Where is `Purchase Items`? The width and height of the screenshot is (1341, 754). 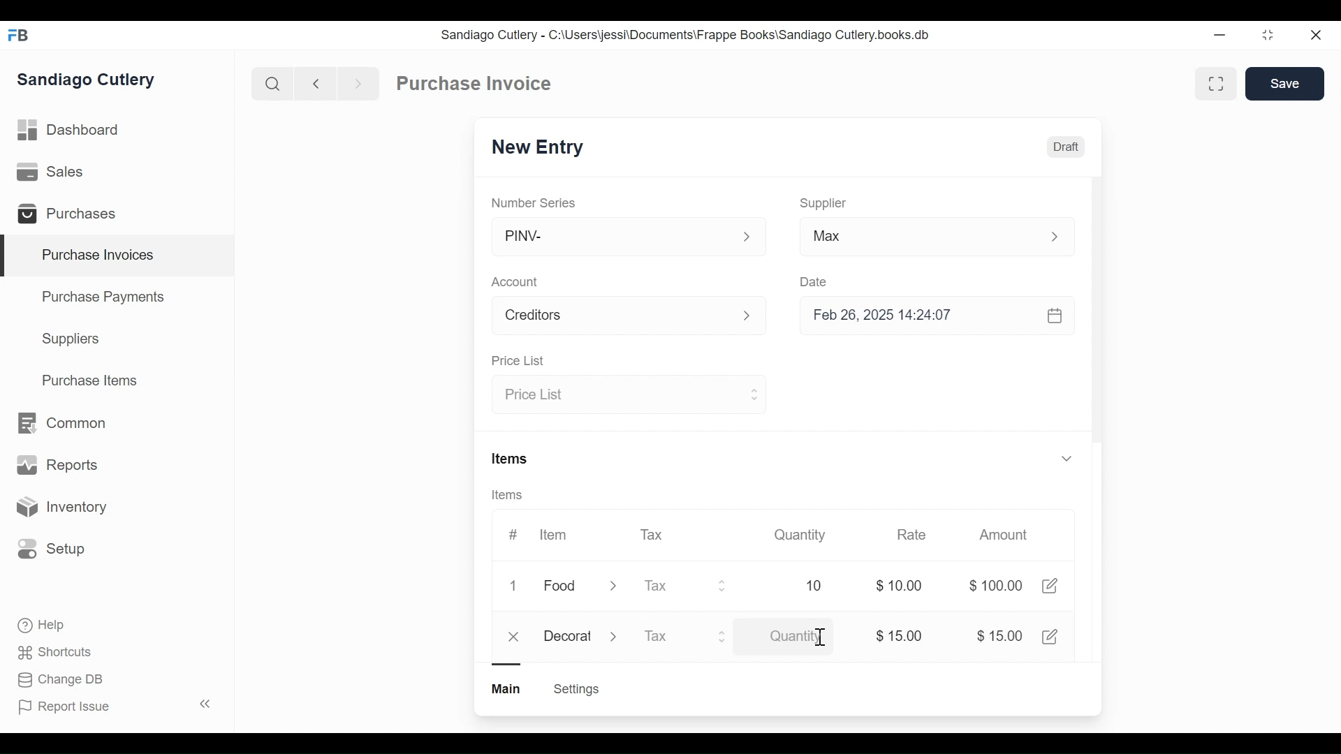 Purchase Items is located at coordinates (90, 382).